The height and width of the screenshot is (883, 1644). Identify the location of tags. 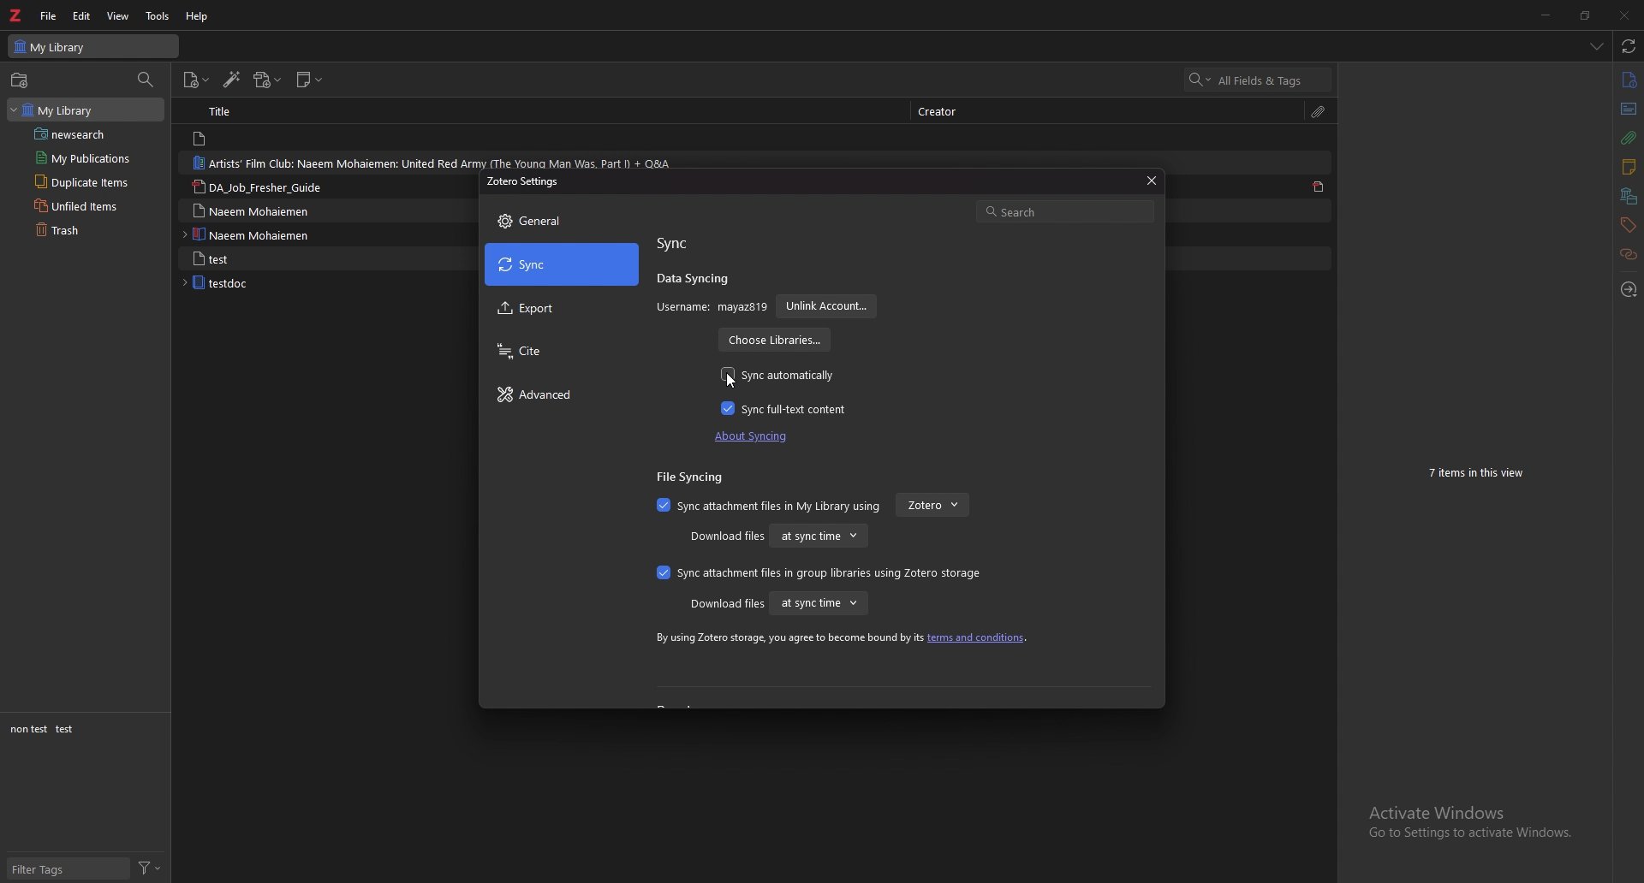
(1626, 225).